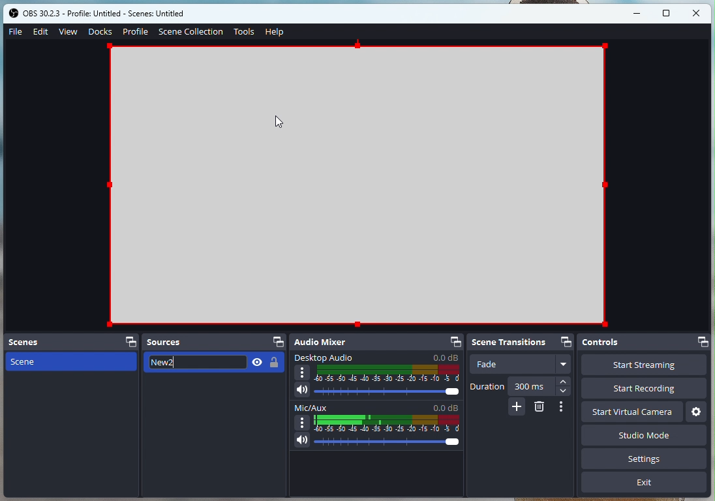  Describe the element at coordinates (68, 31) in the screenshot. I see `View` at that location.